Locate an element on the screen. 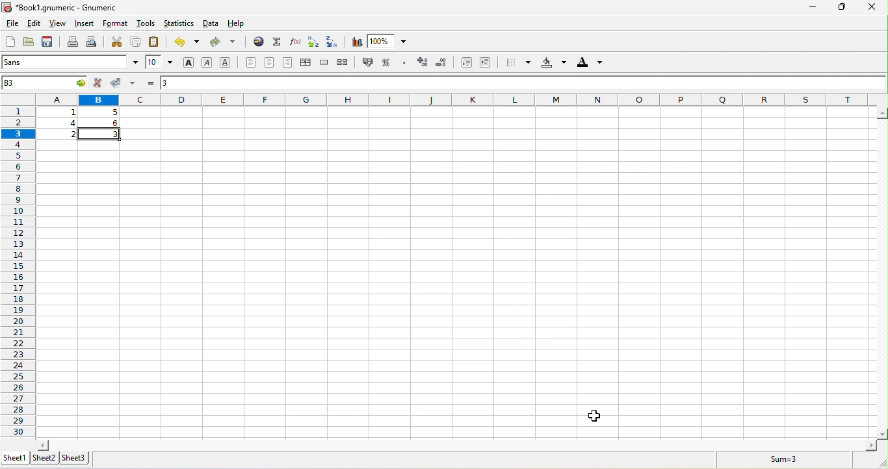 This screenshot has width=888, height=469. print is located at coordinates (72, 43).